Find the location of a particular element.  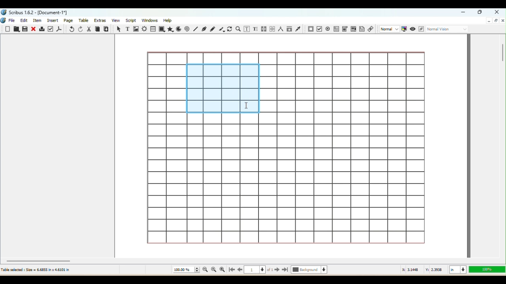

Zoom out is located at coordinates (204, 271).